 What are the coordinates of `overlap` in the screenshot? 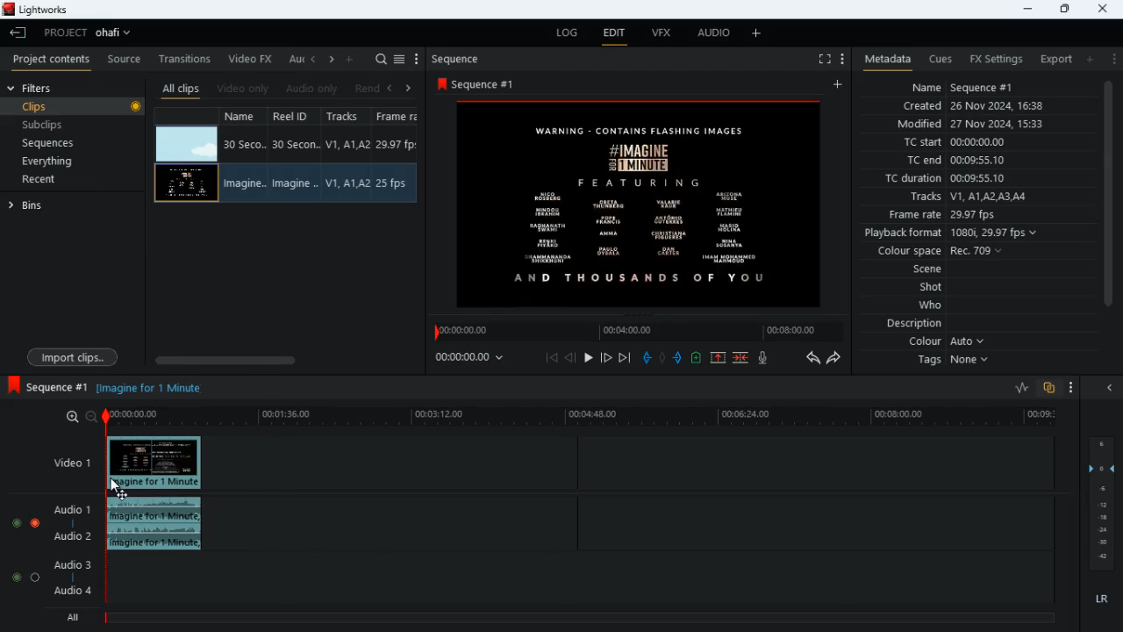 It's located at (1047, 388).